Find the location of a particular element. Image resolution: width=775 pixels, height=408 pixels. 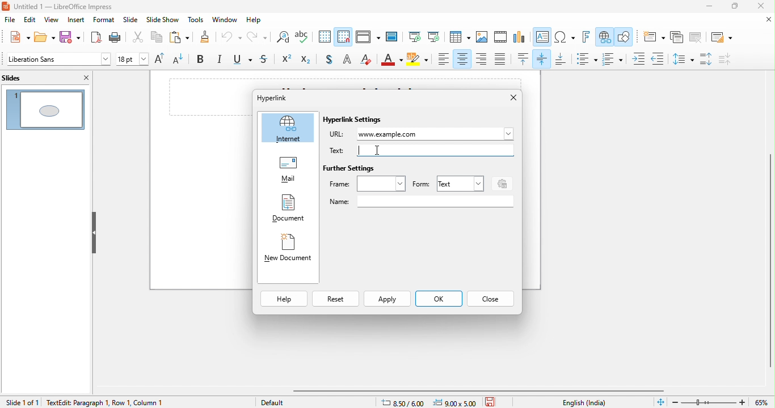

apply outline attribute to font is located at coordinates (347, 61).